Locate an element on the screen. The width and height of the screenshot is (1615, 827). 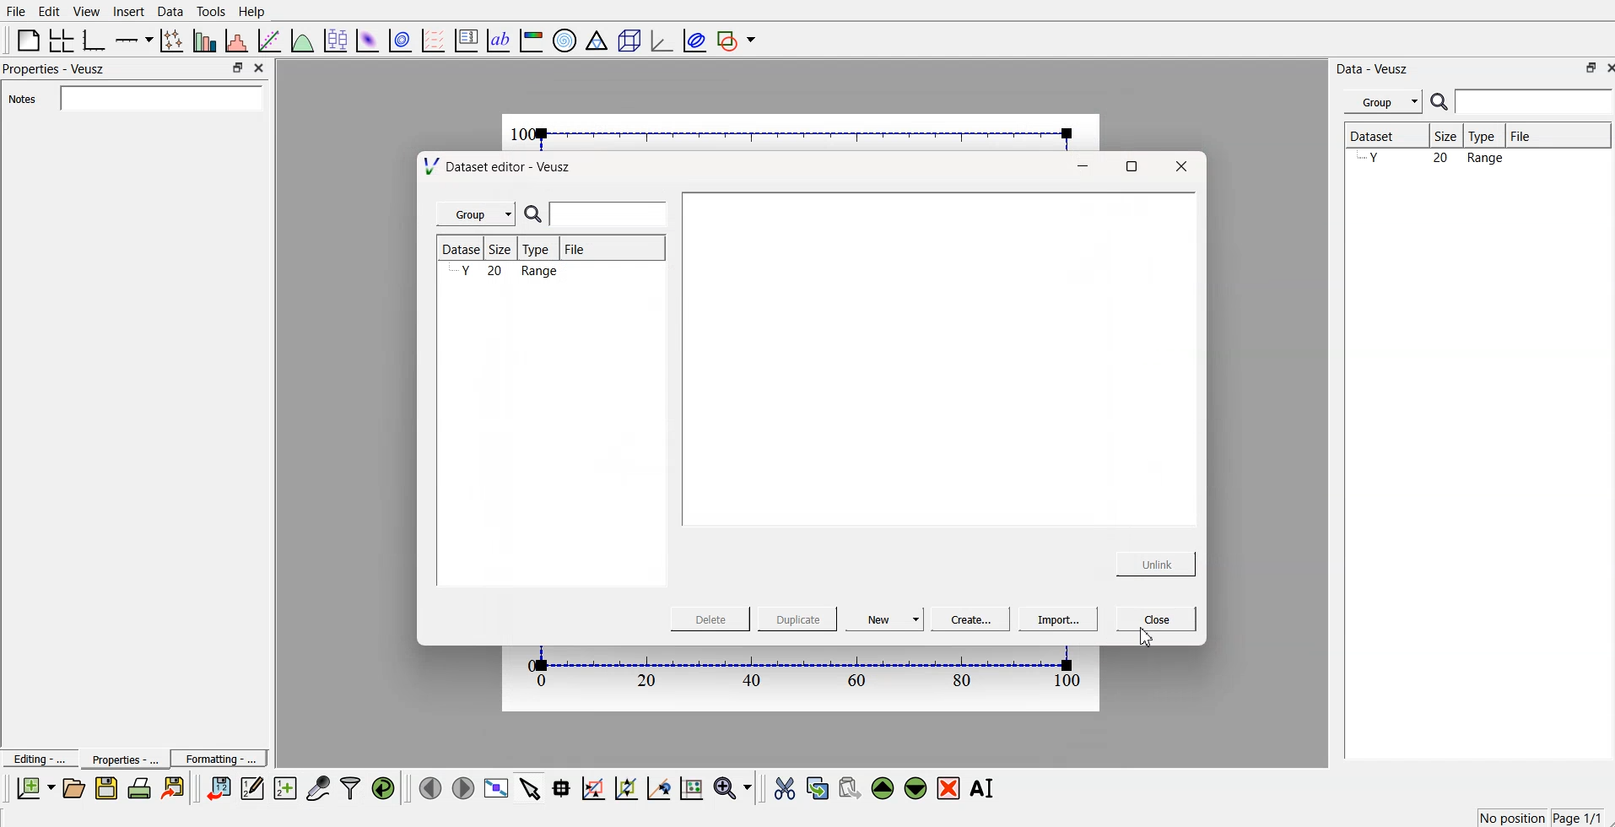
Type is located at coordinates (541, 249).